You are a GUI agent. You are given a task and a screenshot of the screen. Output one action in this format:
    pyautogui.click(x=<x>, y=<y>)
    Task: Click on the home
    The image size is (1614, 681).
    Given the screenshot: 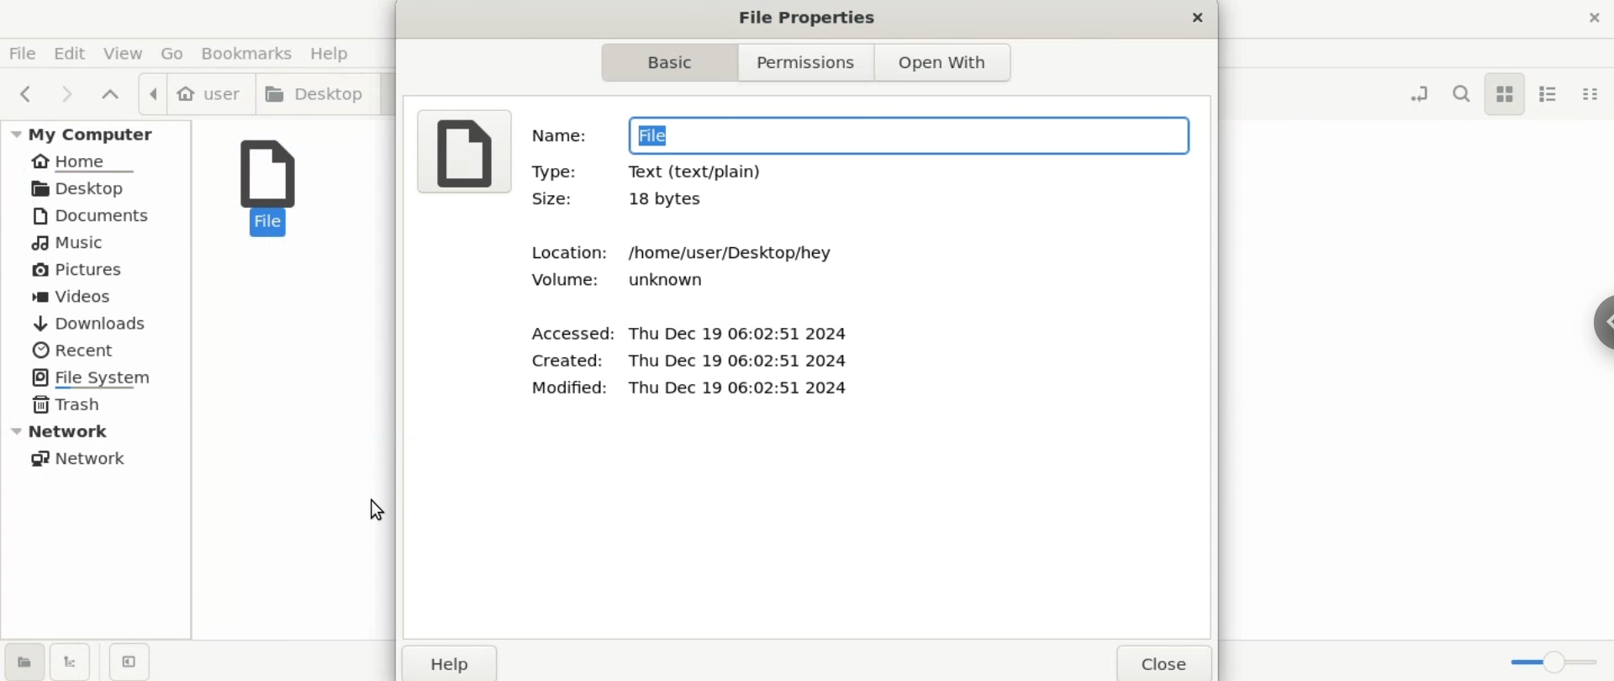 What is the action you would take?
    pyautogui.click(x=97, y=161)
    